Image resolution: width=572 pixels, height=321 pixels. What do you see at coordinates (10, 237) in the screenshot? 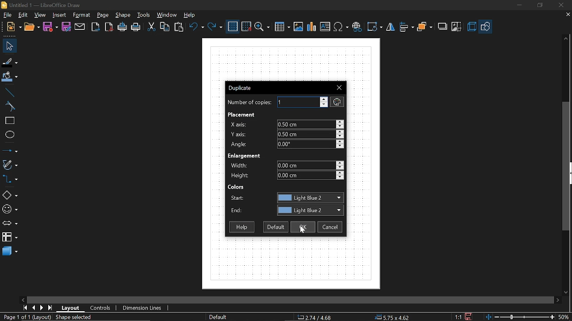
I see `Flowchart` at bounding box center [10, 237].